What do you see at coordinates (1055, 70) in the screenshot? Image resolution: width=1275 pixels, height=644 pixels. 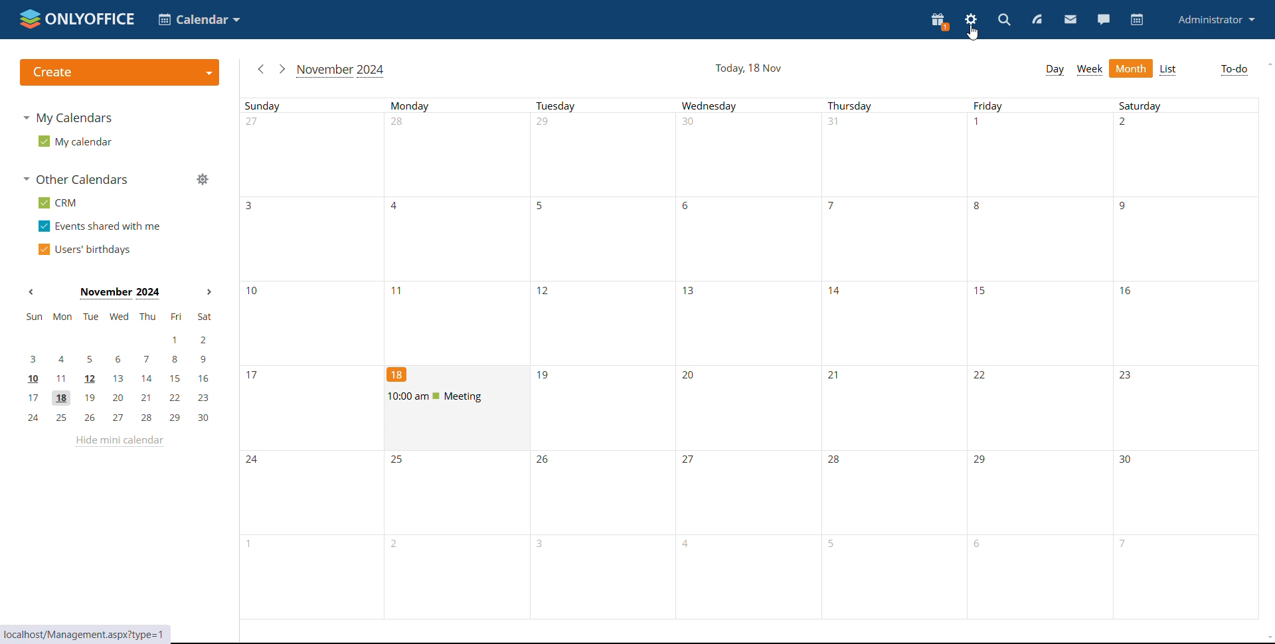 I see `day view` at bounding box center [1055, 70].